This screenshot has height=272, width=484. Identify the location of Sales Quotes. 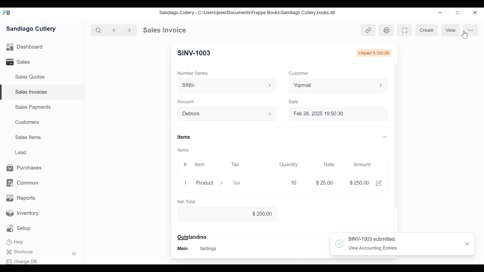
(32, 77).